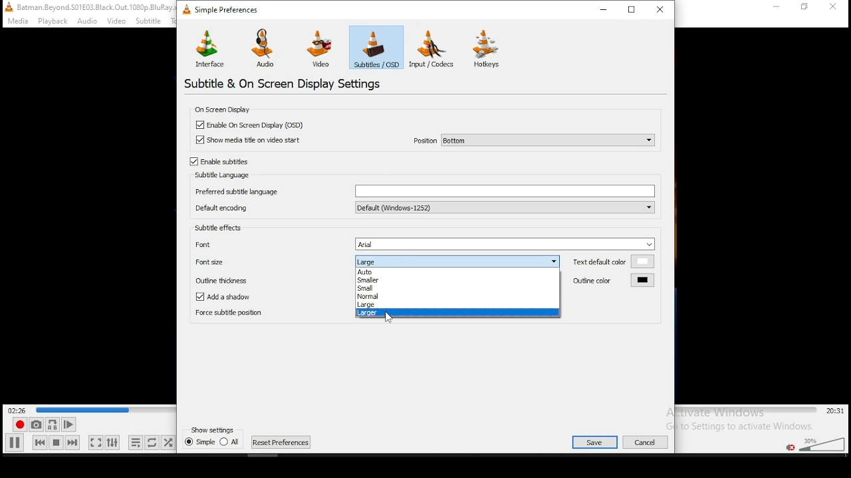 The width and height of the screenshot is (851, 478). I want to click on random, so click(168, 443).